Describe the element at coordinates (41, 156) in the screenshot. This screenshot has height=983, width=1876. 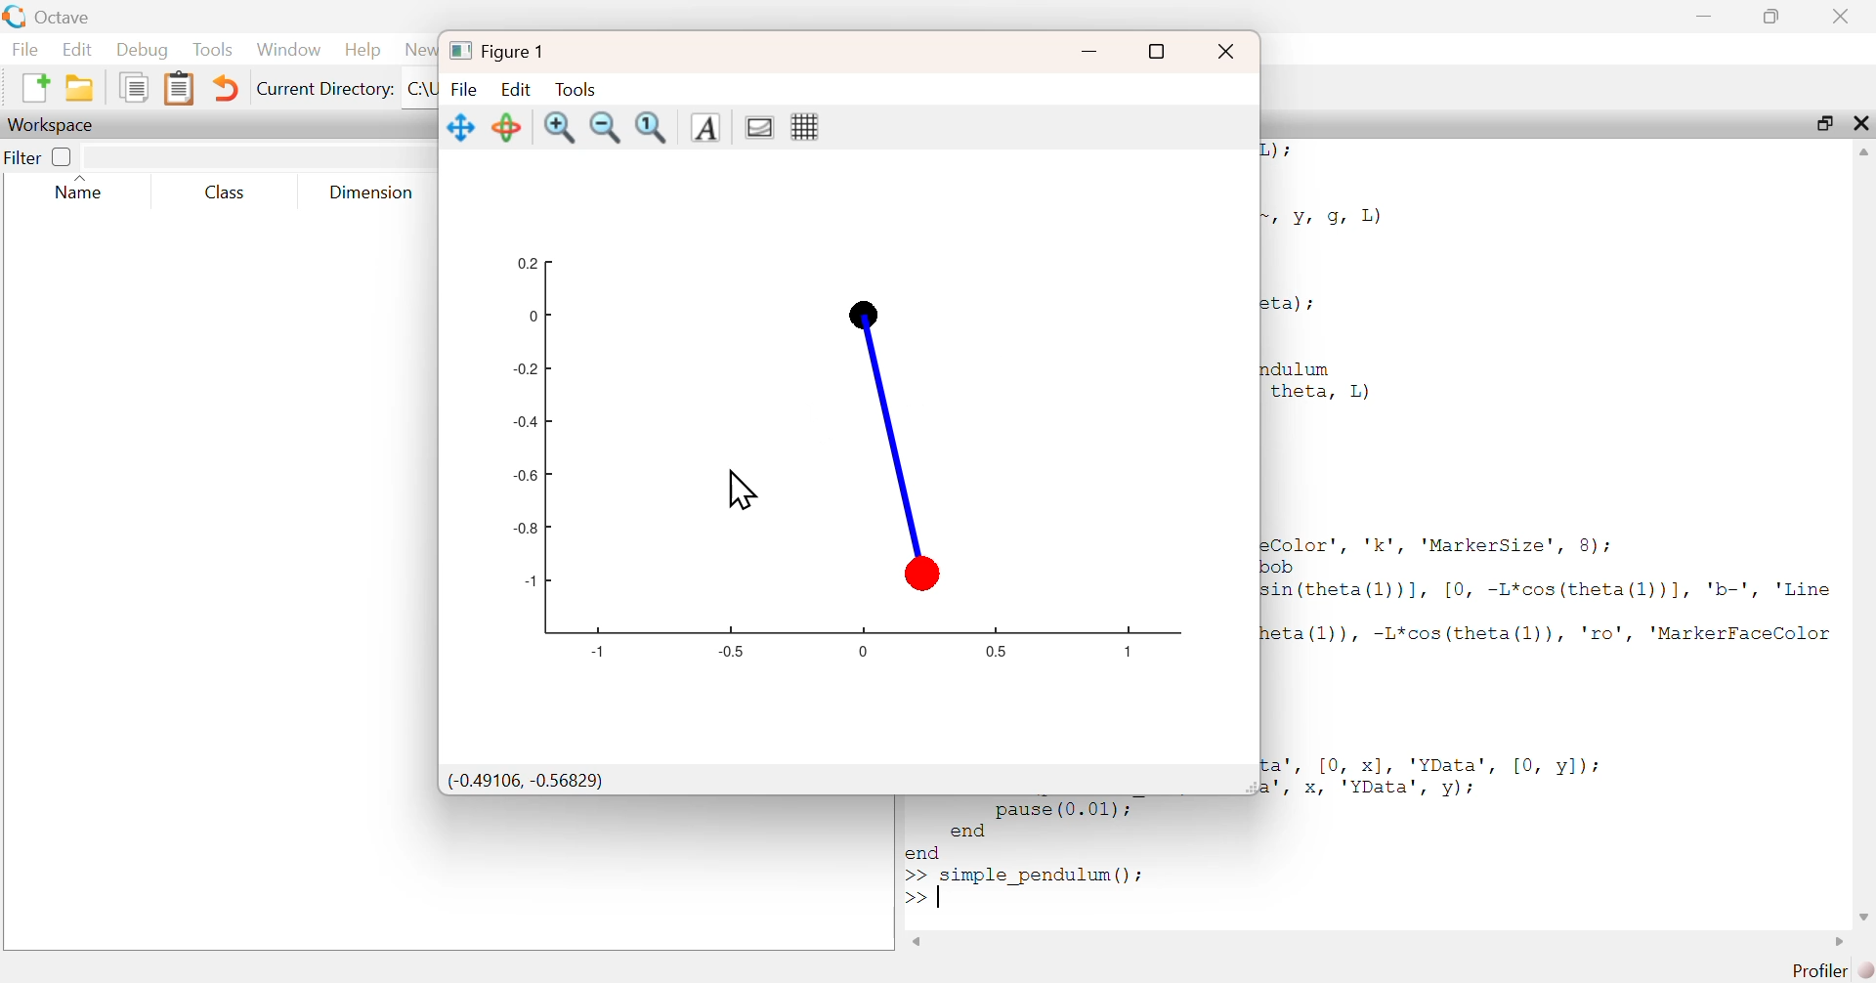
I see `Filter` at that location.